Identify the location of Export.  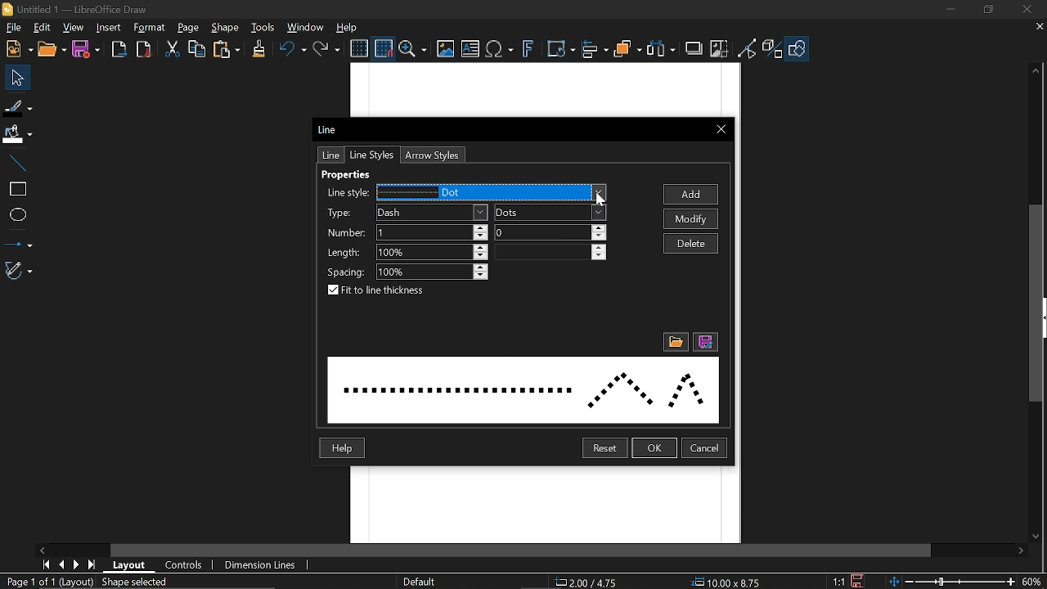
(119, 51).